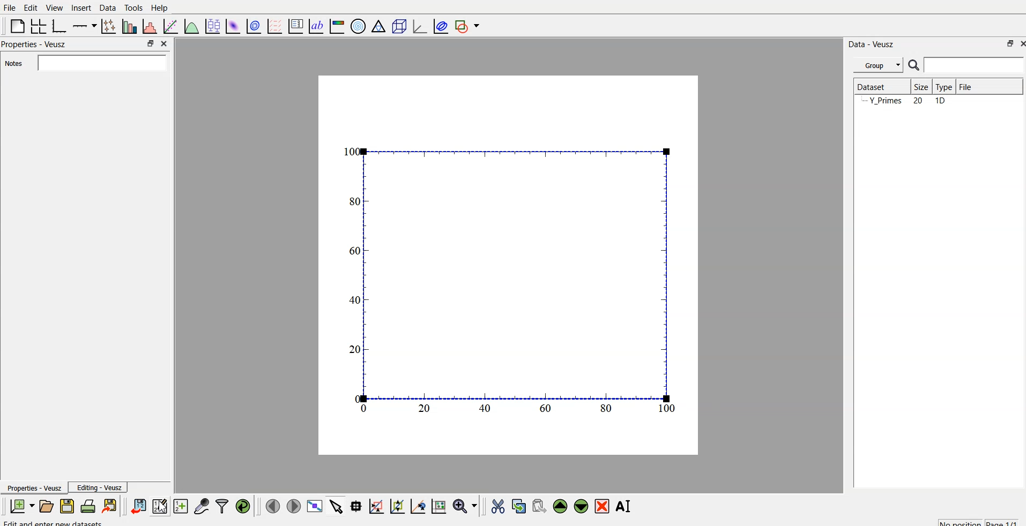 Image resolution: width=1026 pixels, height=526 pixels. Describe the element at coordinates (106, 26) in the screenshot. I see `plot points` at that location.